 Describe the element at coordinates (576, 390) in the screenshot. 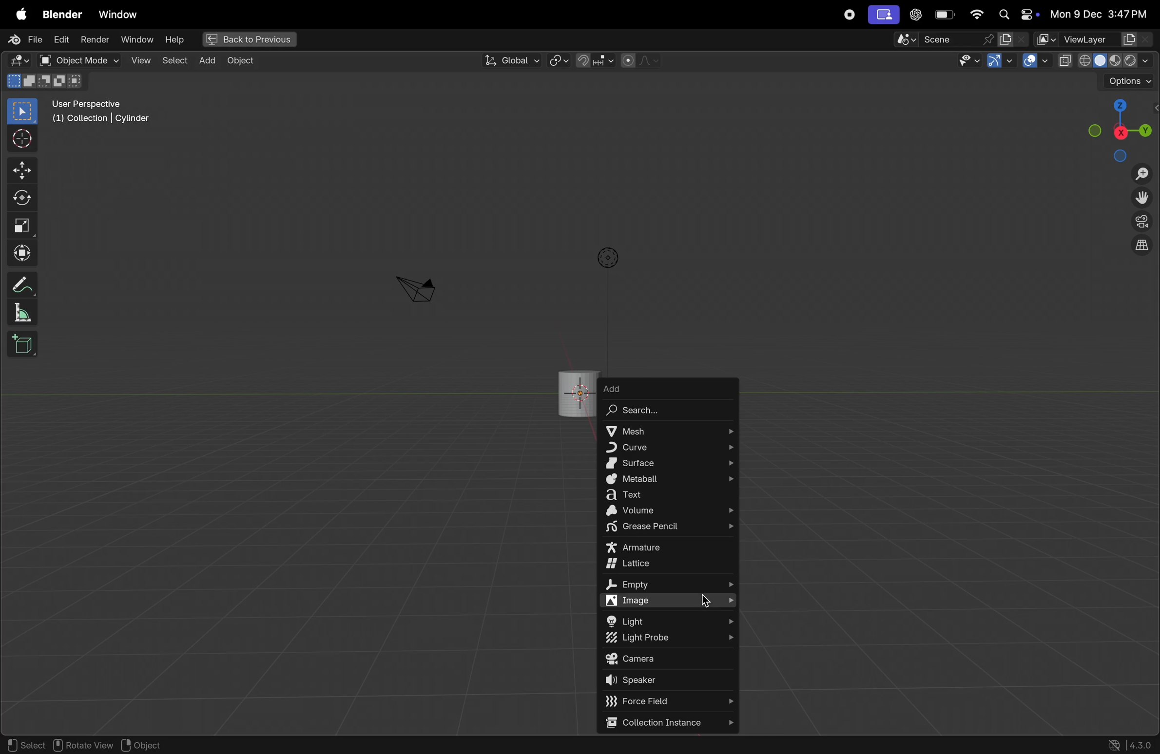

I see `cylinder` at that location.